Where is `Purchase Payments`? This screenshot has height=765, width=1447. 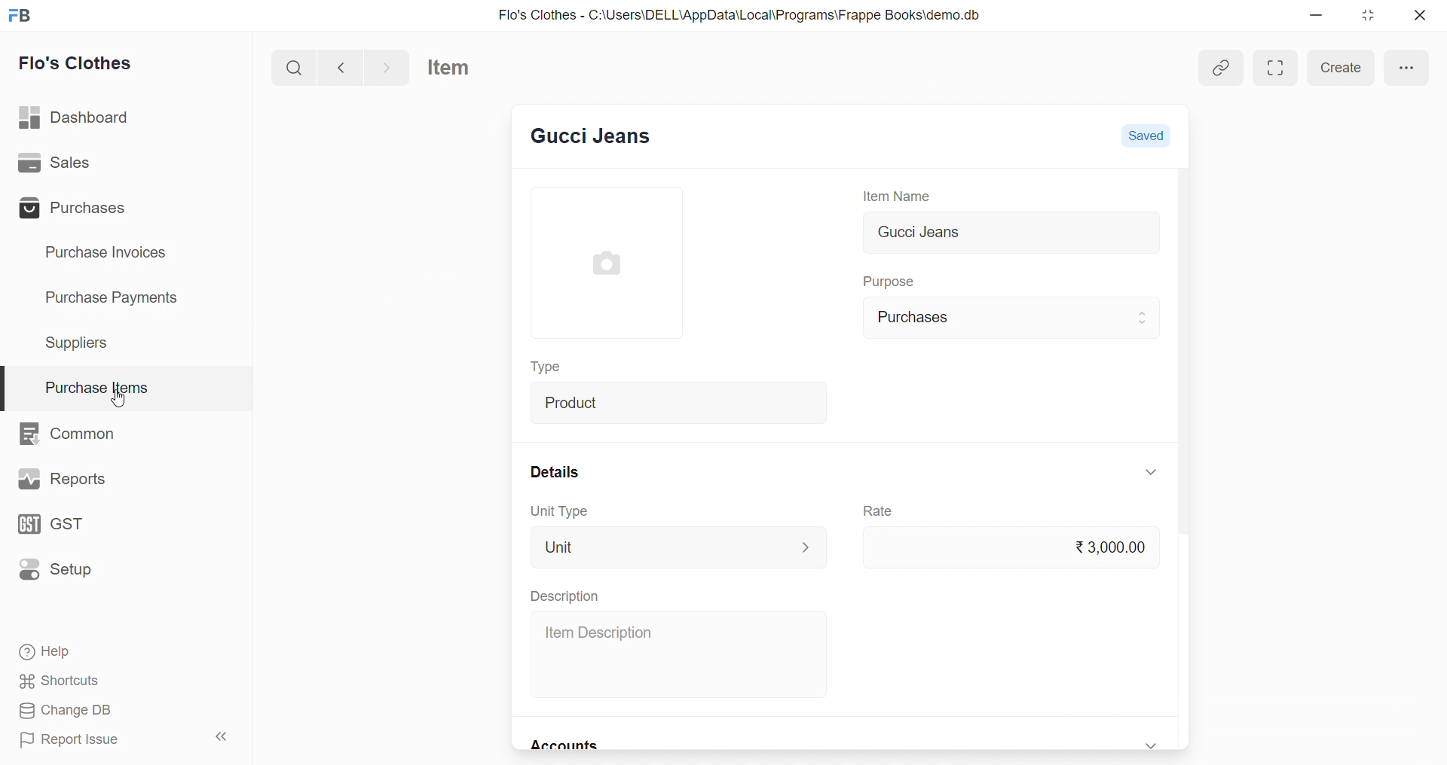
Purchase Payments is located at coordinates (117, 298).